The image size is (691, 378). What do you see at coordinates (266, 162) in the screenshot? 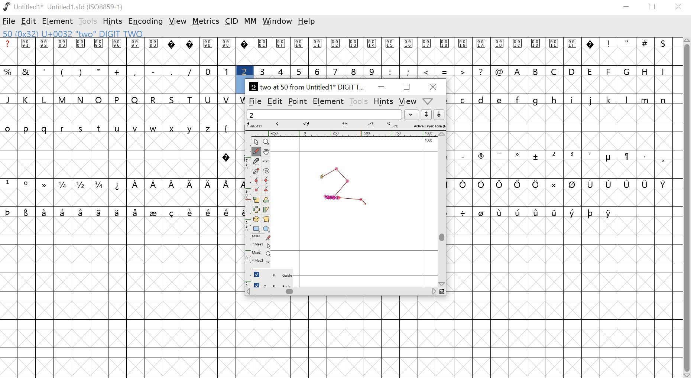
I see `ruler` at bounding box center [266, 162].